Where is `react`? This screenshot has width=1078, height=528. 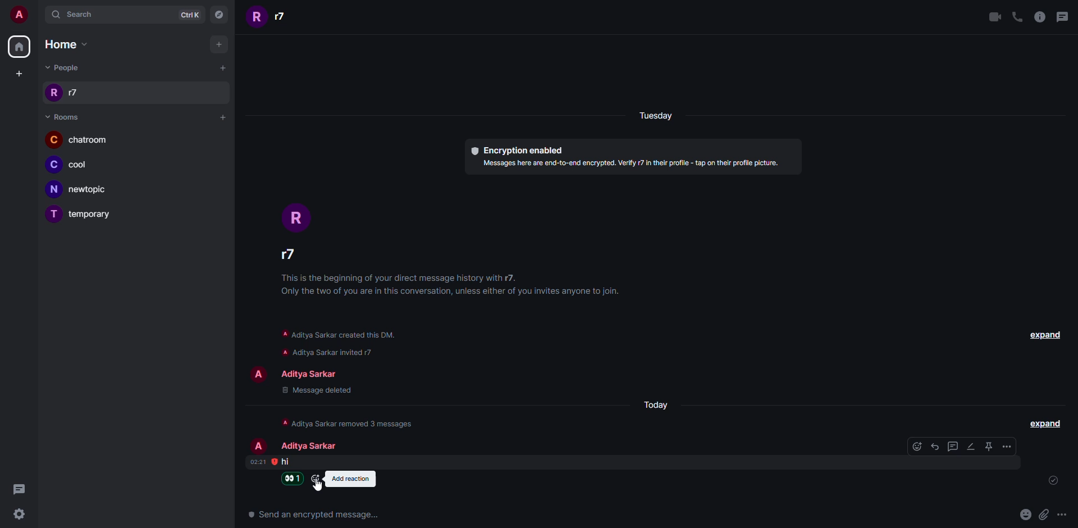
react is located at coordinates (918, 445).